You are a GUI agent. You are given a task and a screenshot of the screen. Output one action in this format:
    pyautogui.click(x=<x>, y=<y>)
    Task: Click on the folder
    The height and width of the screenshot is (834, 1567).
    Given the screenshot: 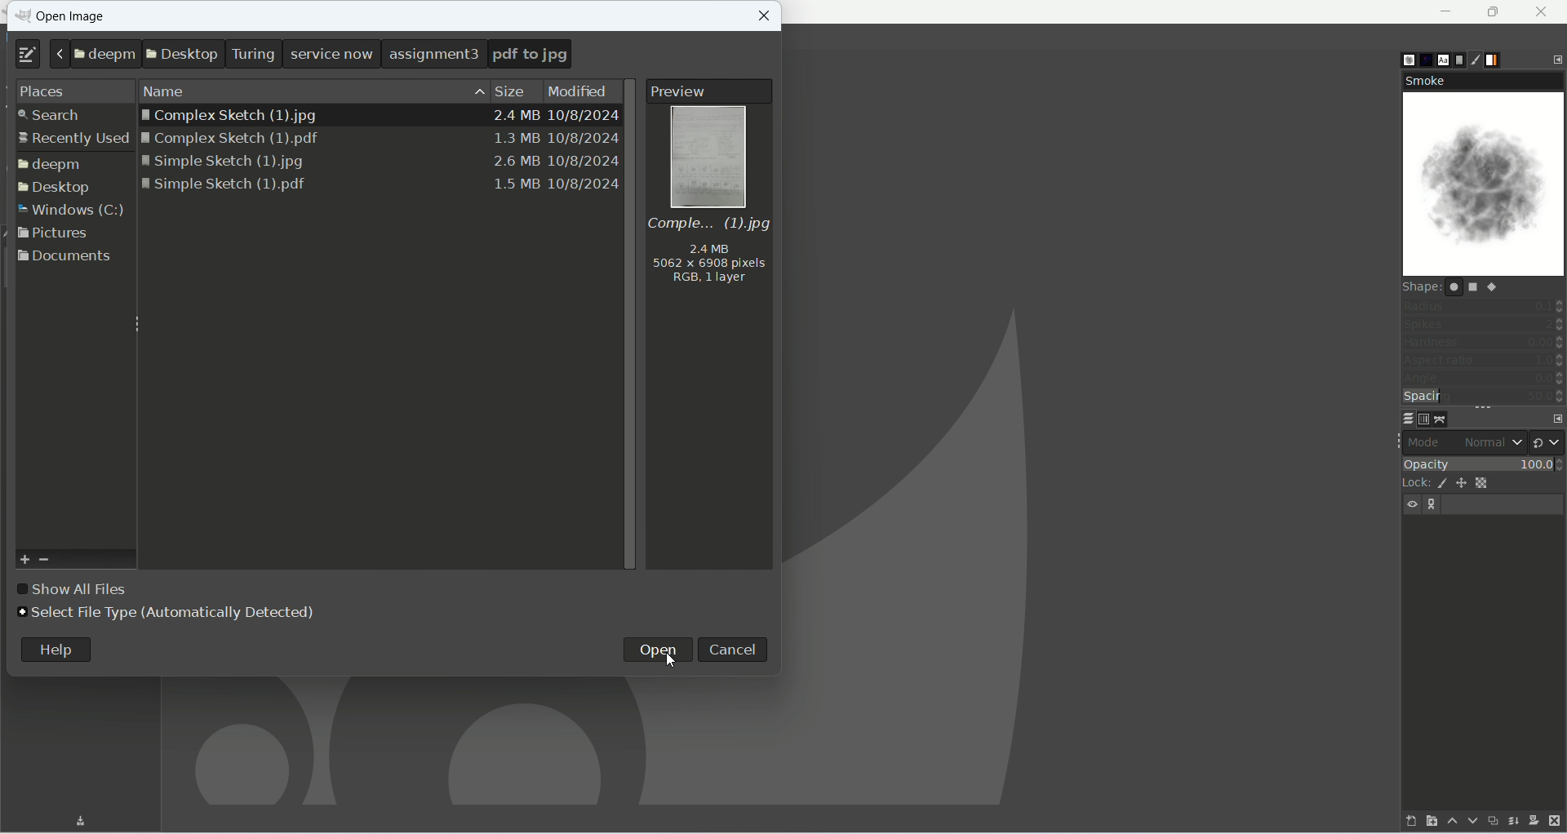 What is the action you would take?
    pyautogui.click(x=51, y=165)
    